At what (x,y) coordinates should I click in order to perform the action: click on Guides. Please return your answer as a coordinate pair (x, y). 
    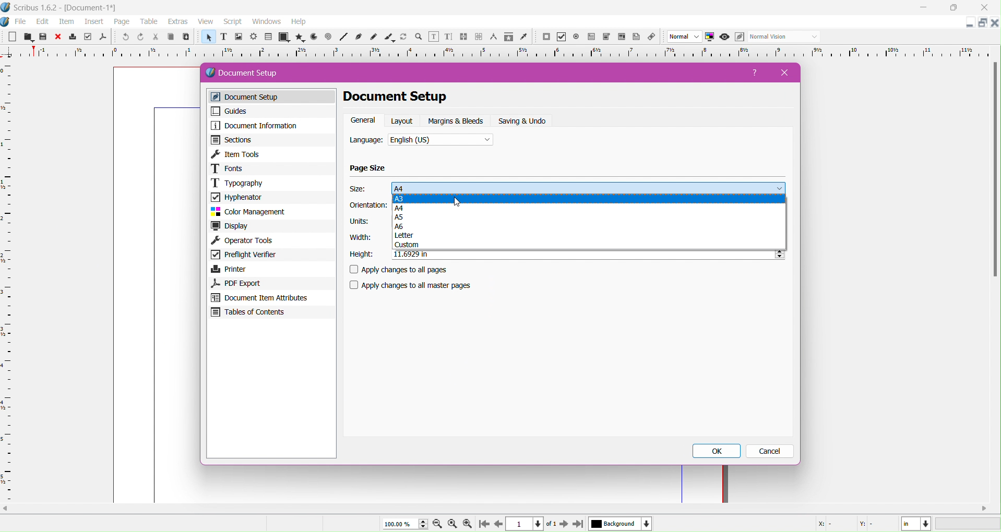
    Looking at the image, I should click on (269, 111).